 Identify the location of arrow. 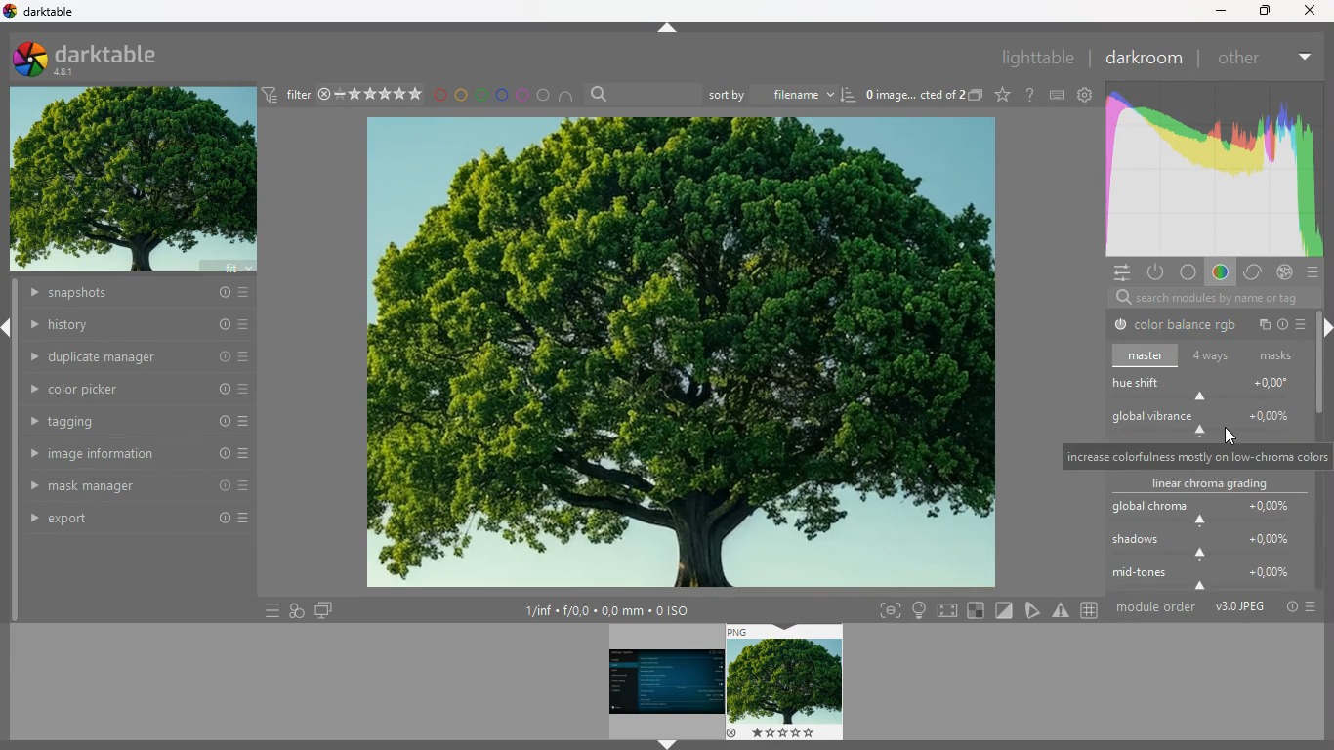
(668, 745).